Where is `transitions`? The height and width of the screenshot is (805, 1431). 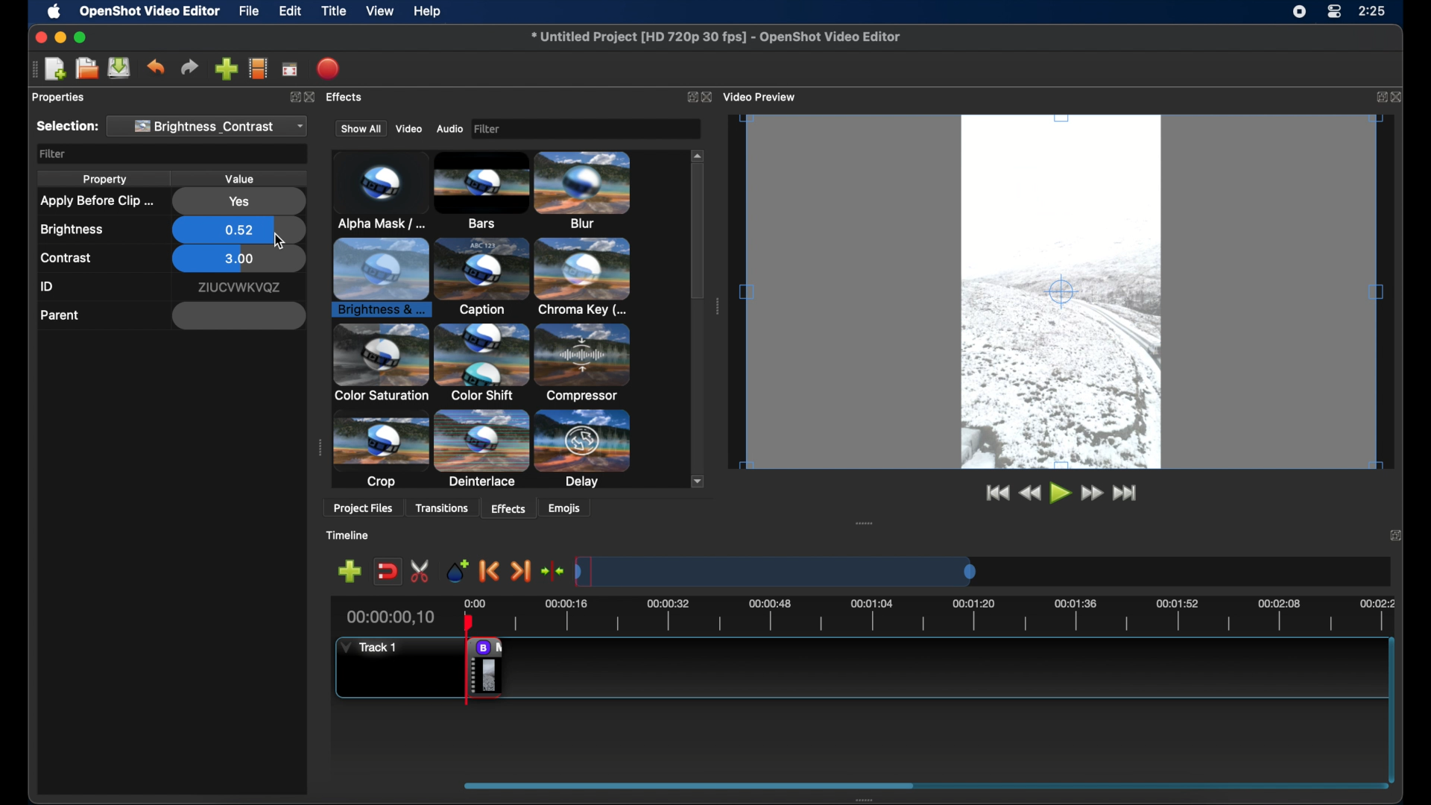 transitions is located at coordinates (446, 508).